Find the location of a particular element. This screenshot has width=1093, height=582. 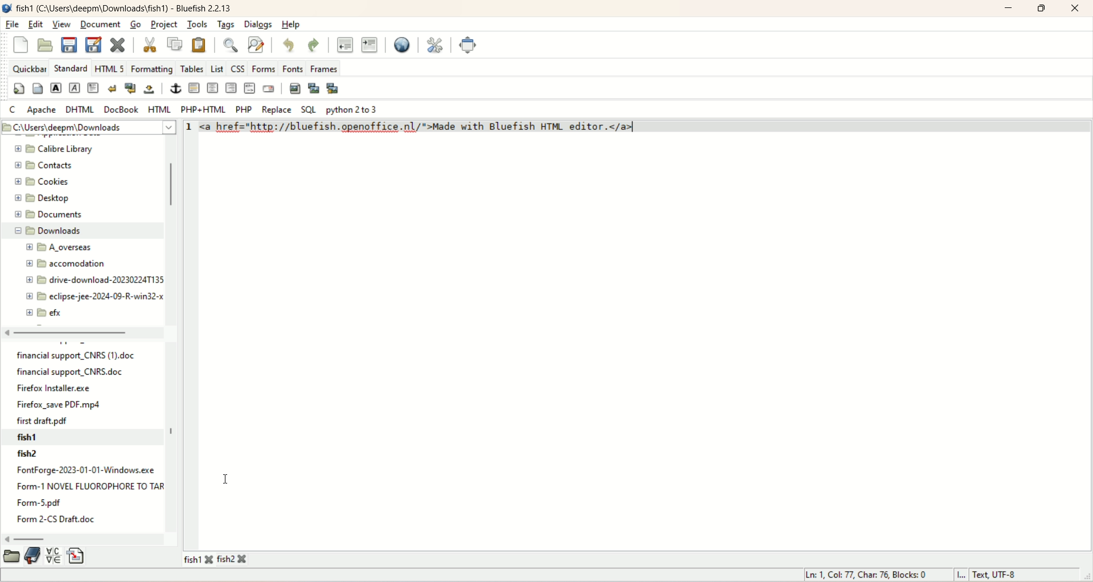

help is located at coordinates (291, 25).